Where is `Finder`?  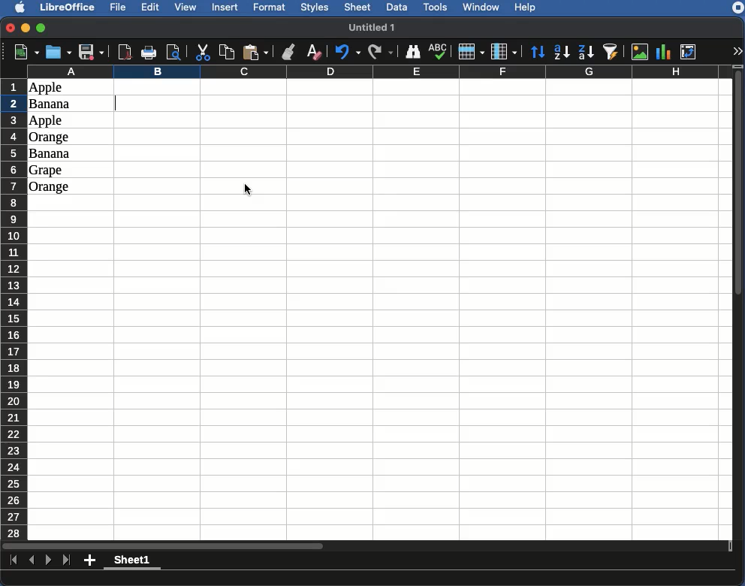 Finder is located at coordinates (414, 53).